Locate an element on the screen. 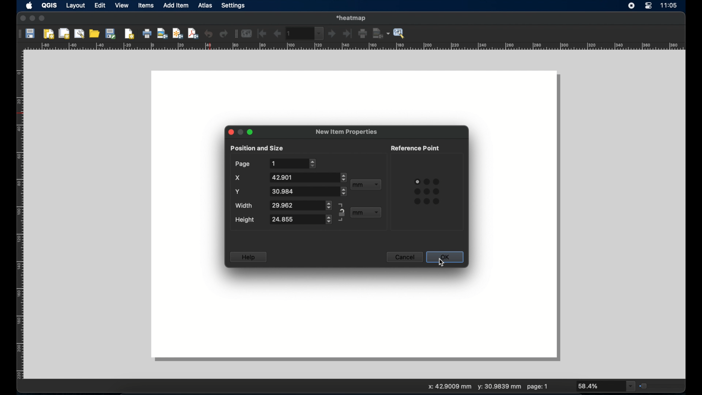 The image size is (702, 395). contraints is located at coordinates (341, 212).